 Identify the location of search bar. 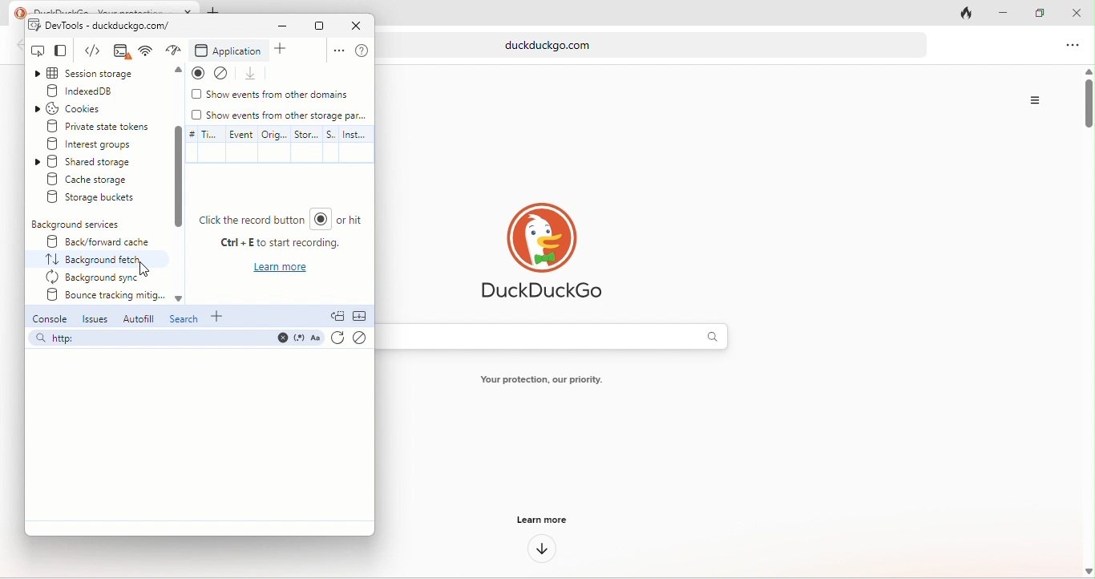
(175, 340).